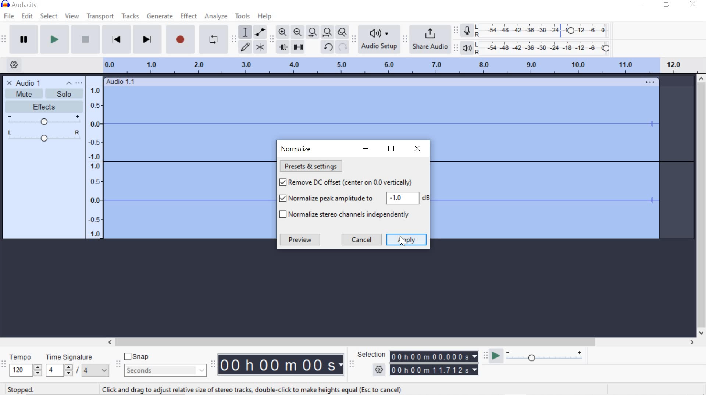 This screenshot has width=706, height=395. I want to click on SELECTION OPTION, so click(379, 370).